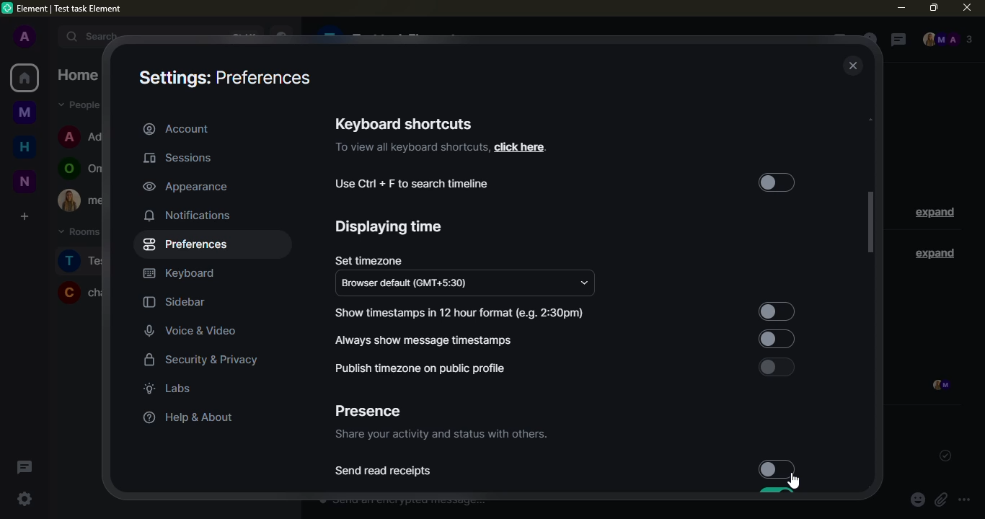 The height and width of the screenshot is (519, 985). What do you see at coordinates (186, 186) in the screenshot?
I see `appearance` at bounding box center [186, 186].